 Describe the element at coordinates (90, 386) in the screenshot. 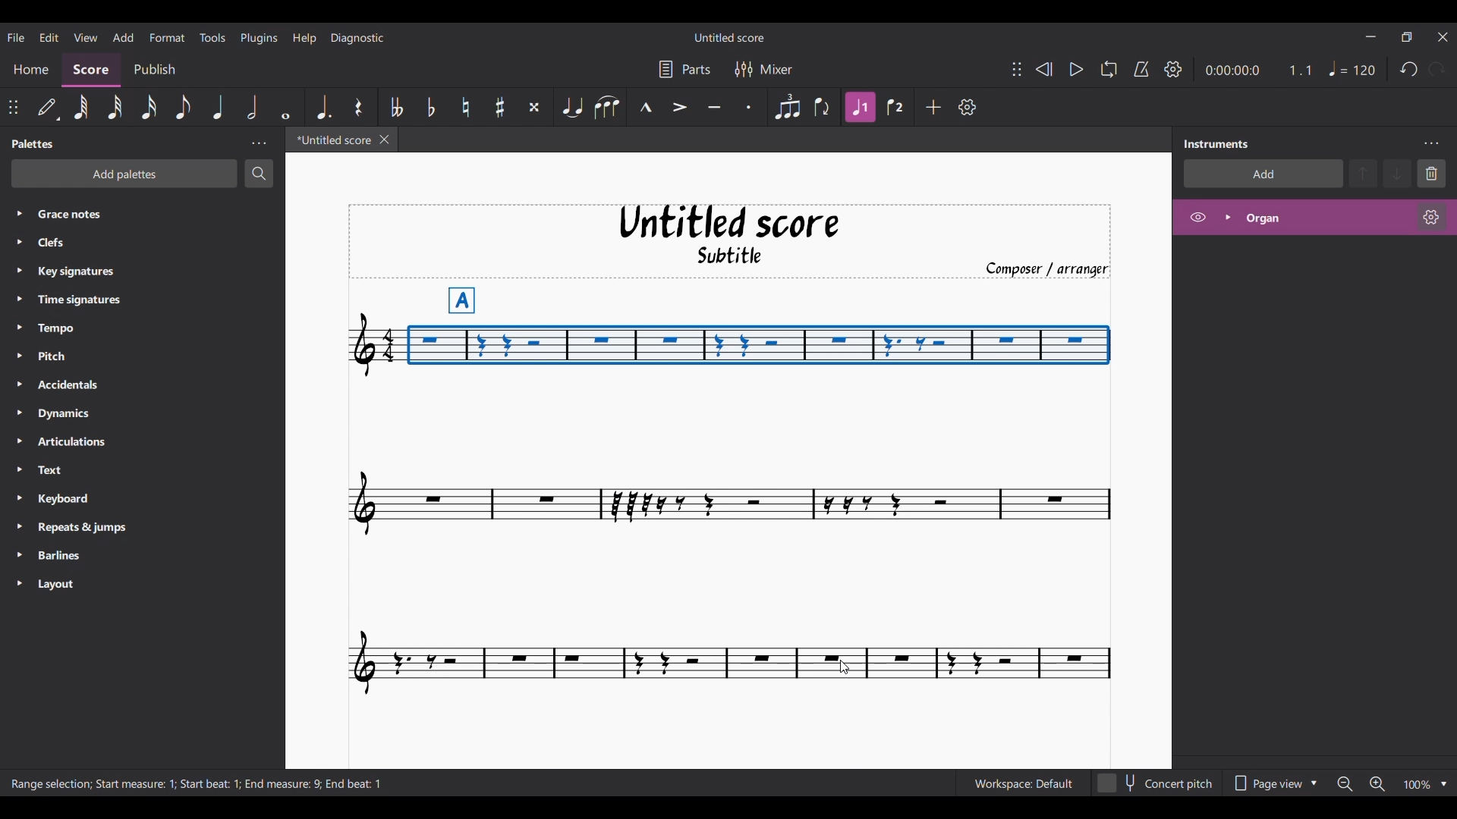

I see `Accidentals` at that location.